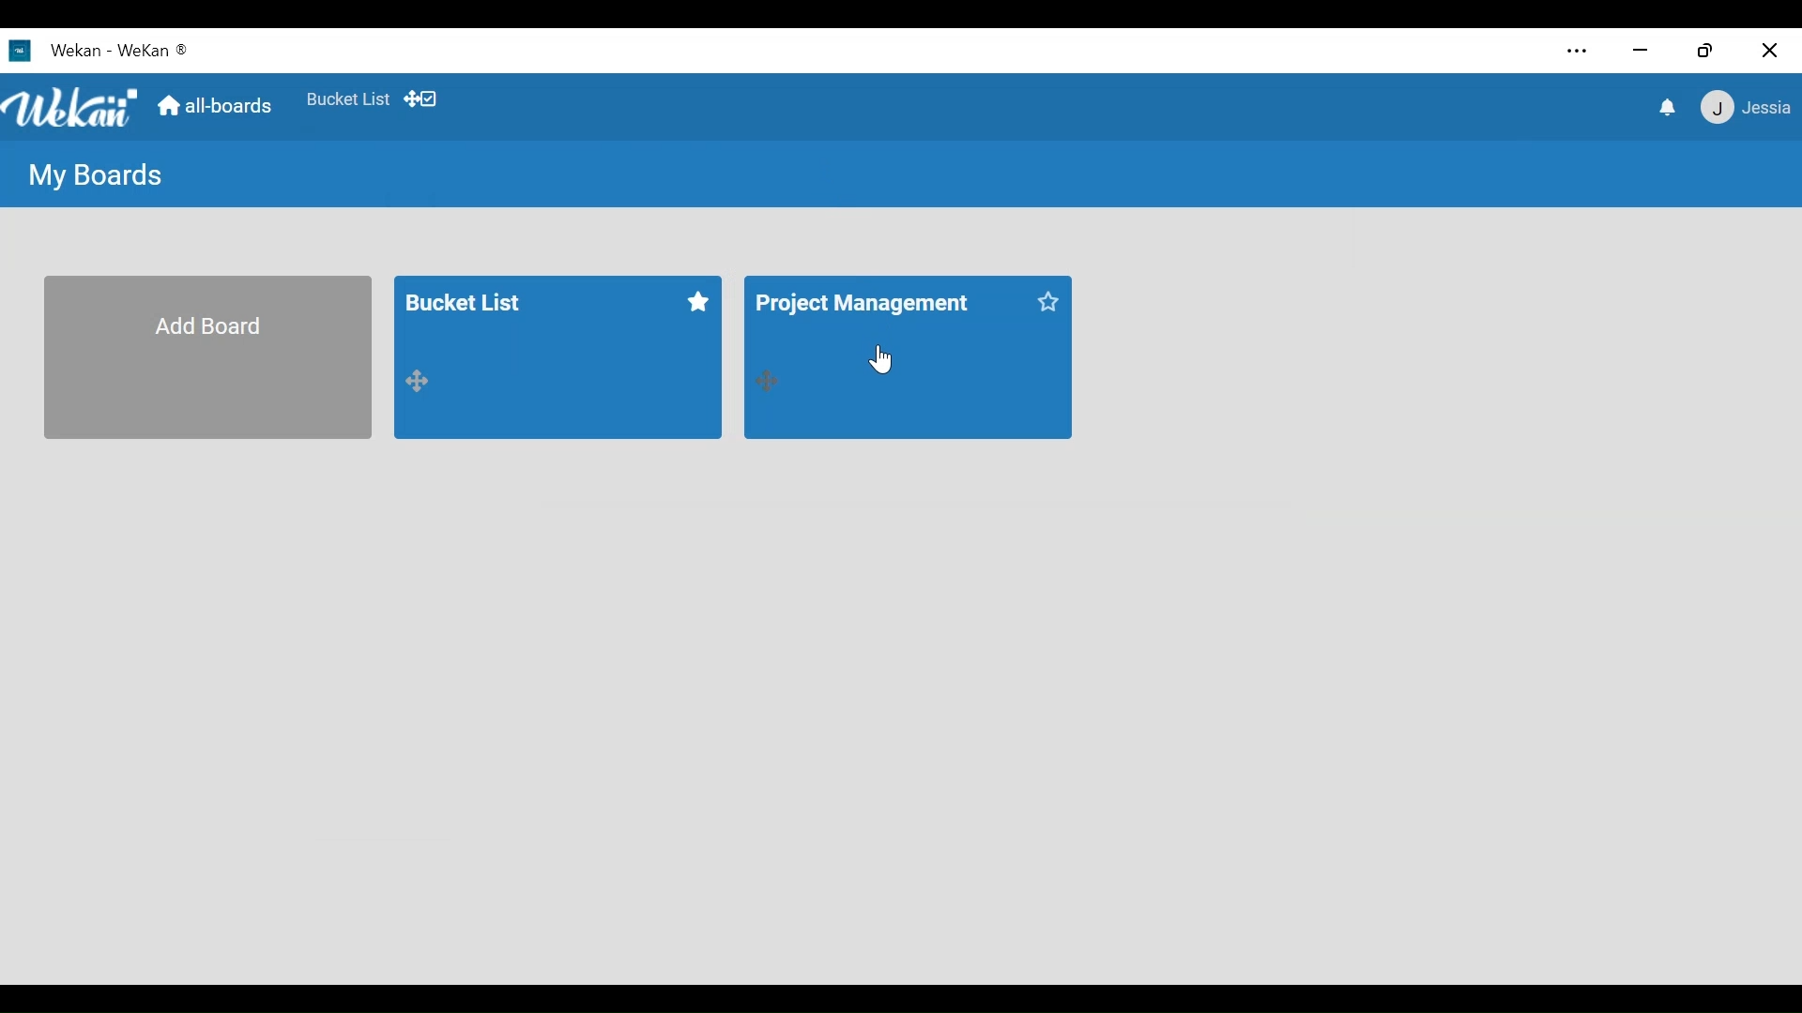  What do you see at coordinates (93, 178) in the screenshot?
I see `My Boards` at bounding box center [93, 178].